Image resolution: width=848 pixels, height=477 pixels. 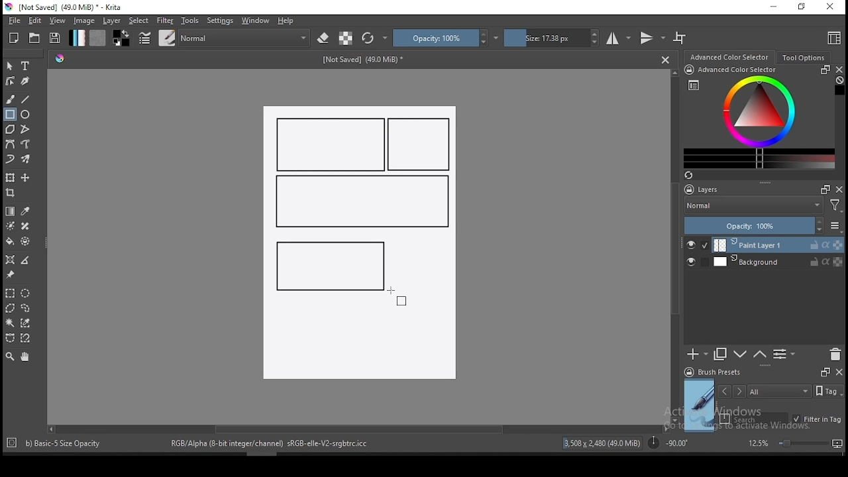 I want to click on brushes, so click(x=167, y=38).